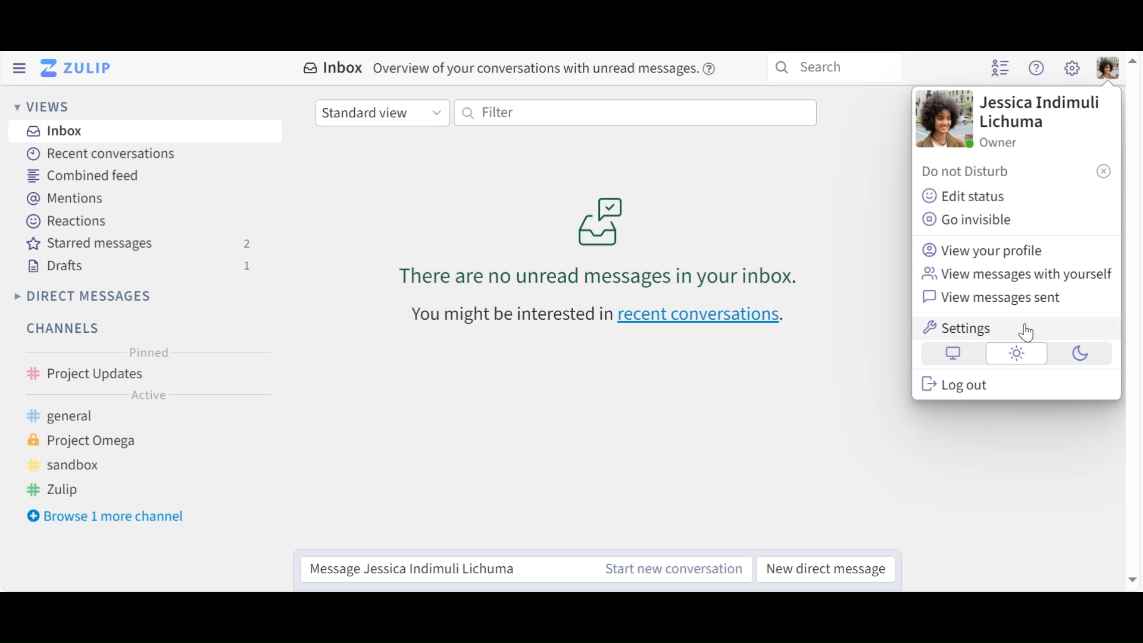  What do you see at coordinates (143, 267) in the screenshot?
I see `Drafts` at bounding box center [143, 267].